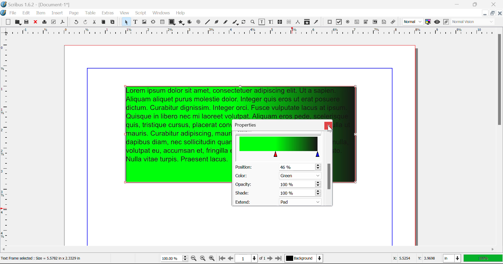  What do you see at coordinates (203, 259) in the screenshot?
I see `Zoom to 100%` at bounding box center [203, 259].